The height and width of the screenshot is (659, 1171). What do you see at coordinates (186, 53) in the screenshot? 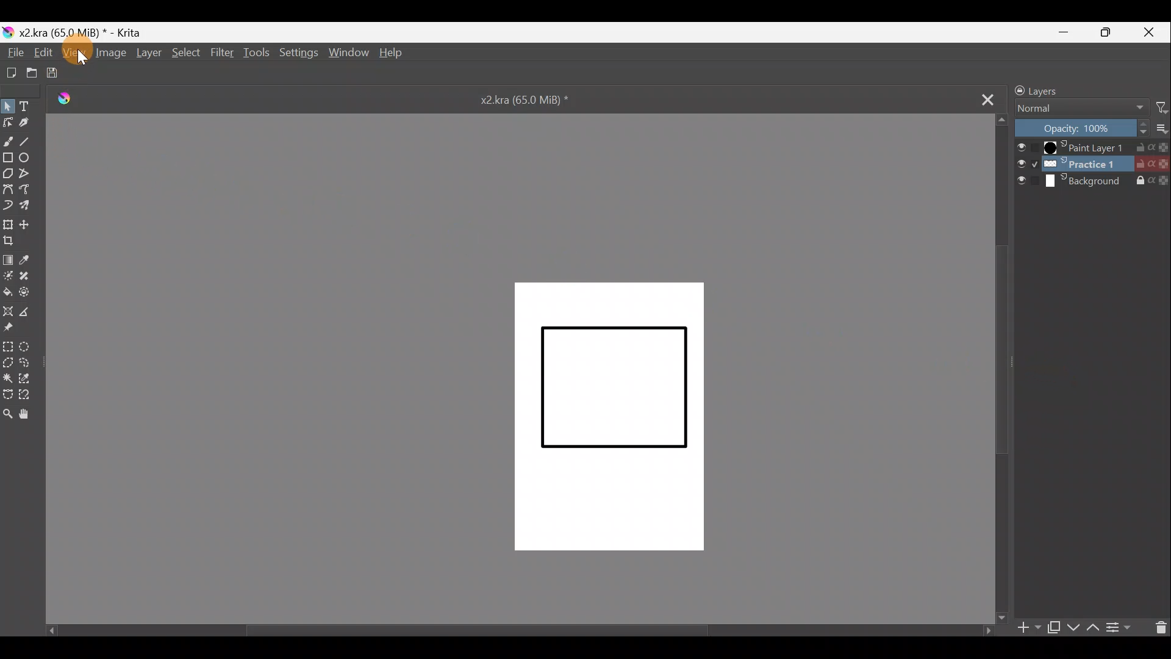
I see `Select` at bounding box center [186, 53].